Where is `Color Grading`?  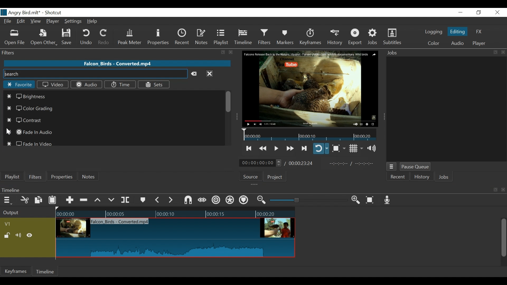
Color Grading is located at coordinates (30, 108).